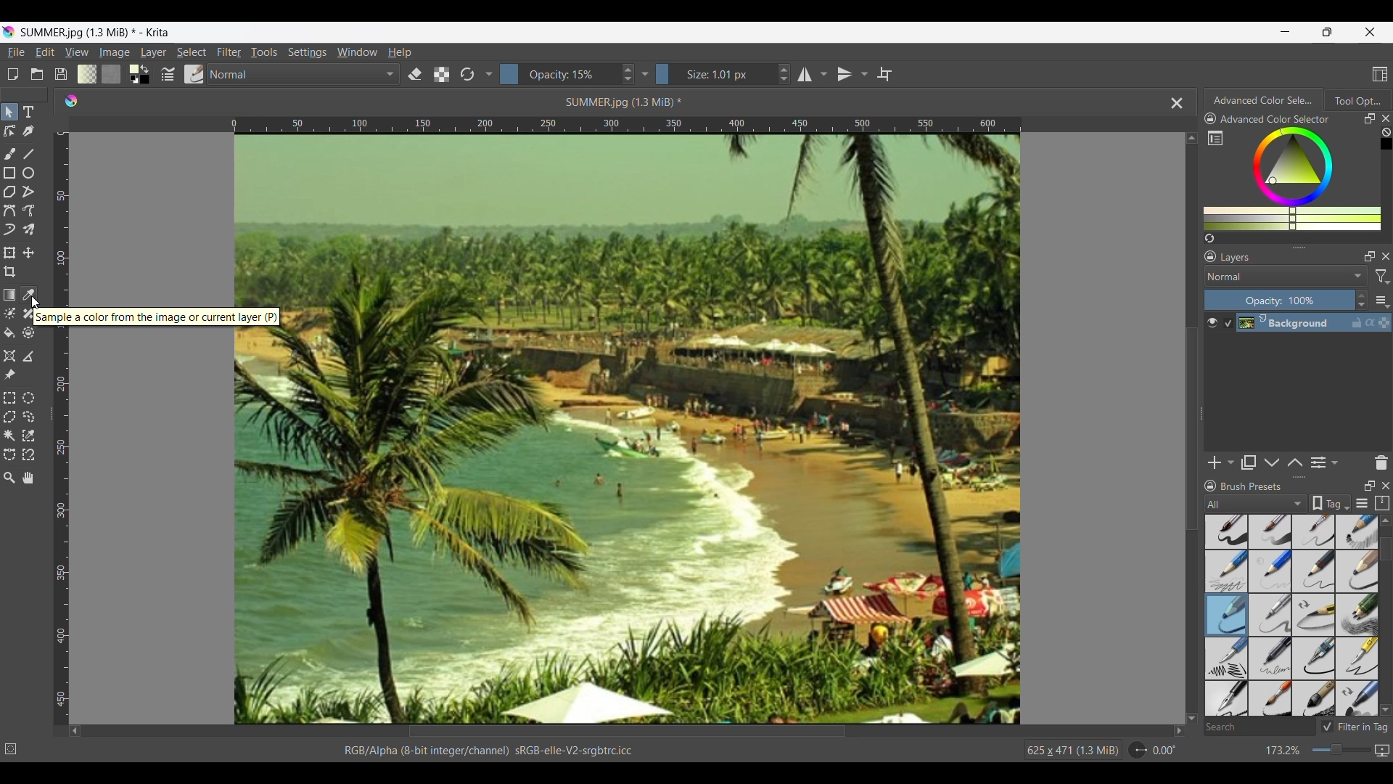 This screenshot has height=784, width=1393. What do you see at coordinates (307, 52) in the screenshot?
I see `Settings menu` at bounding box center [307, 52].